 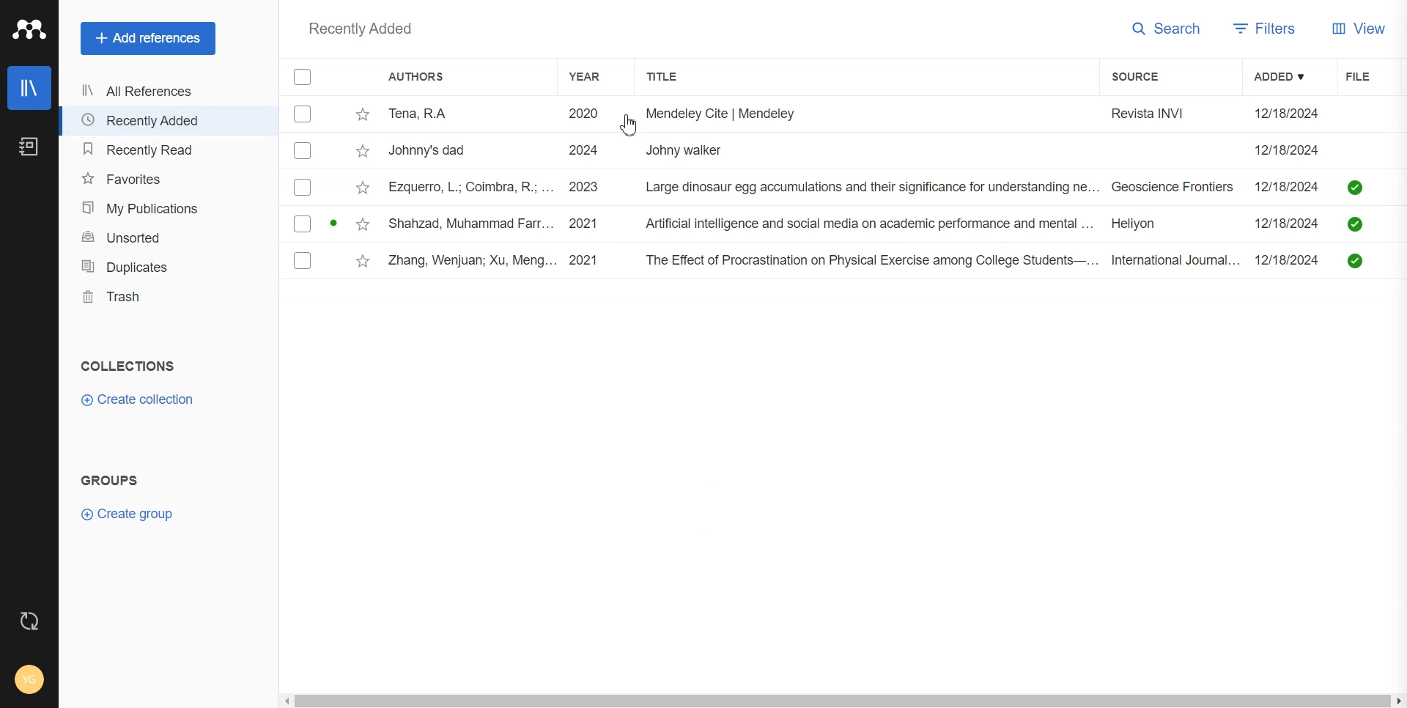 What do you see at coordinates (166, 150) in the screenshot?
I see `Recently Read` at bounding box center [166, 150].